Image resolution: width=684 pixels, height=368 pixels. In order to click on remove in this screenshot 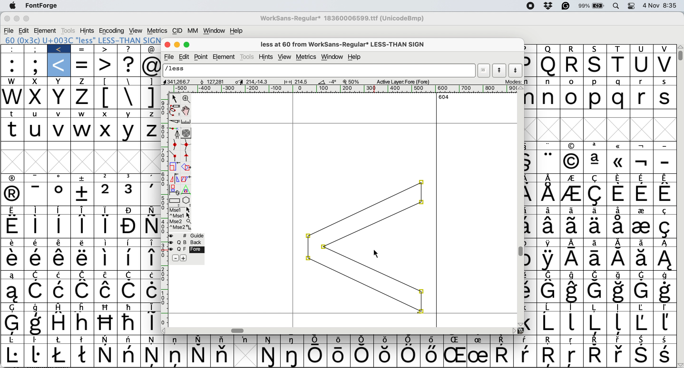, I will do `click(177, 257)`.